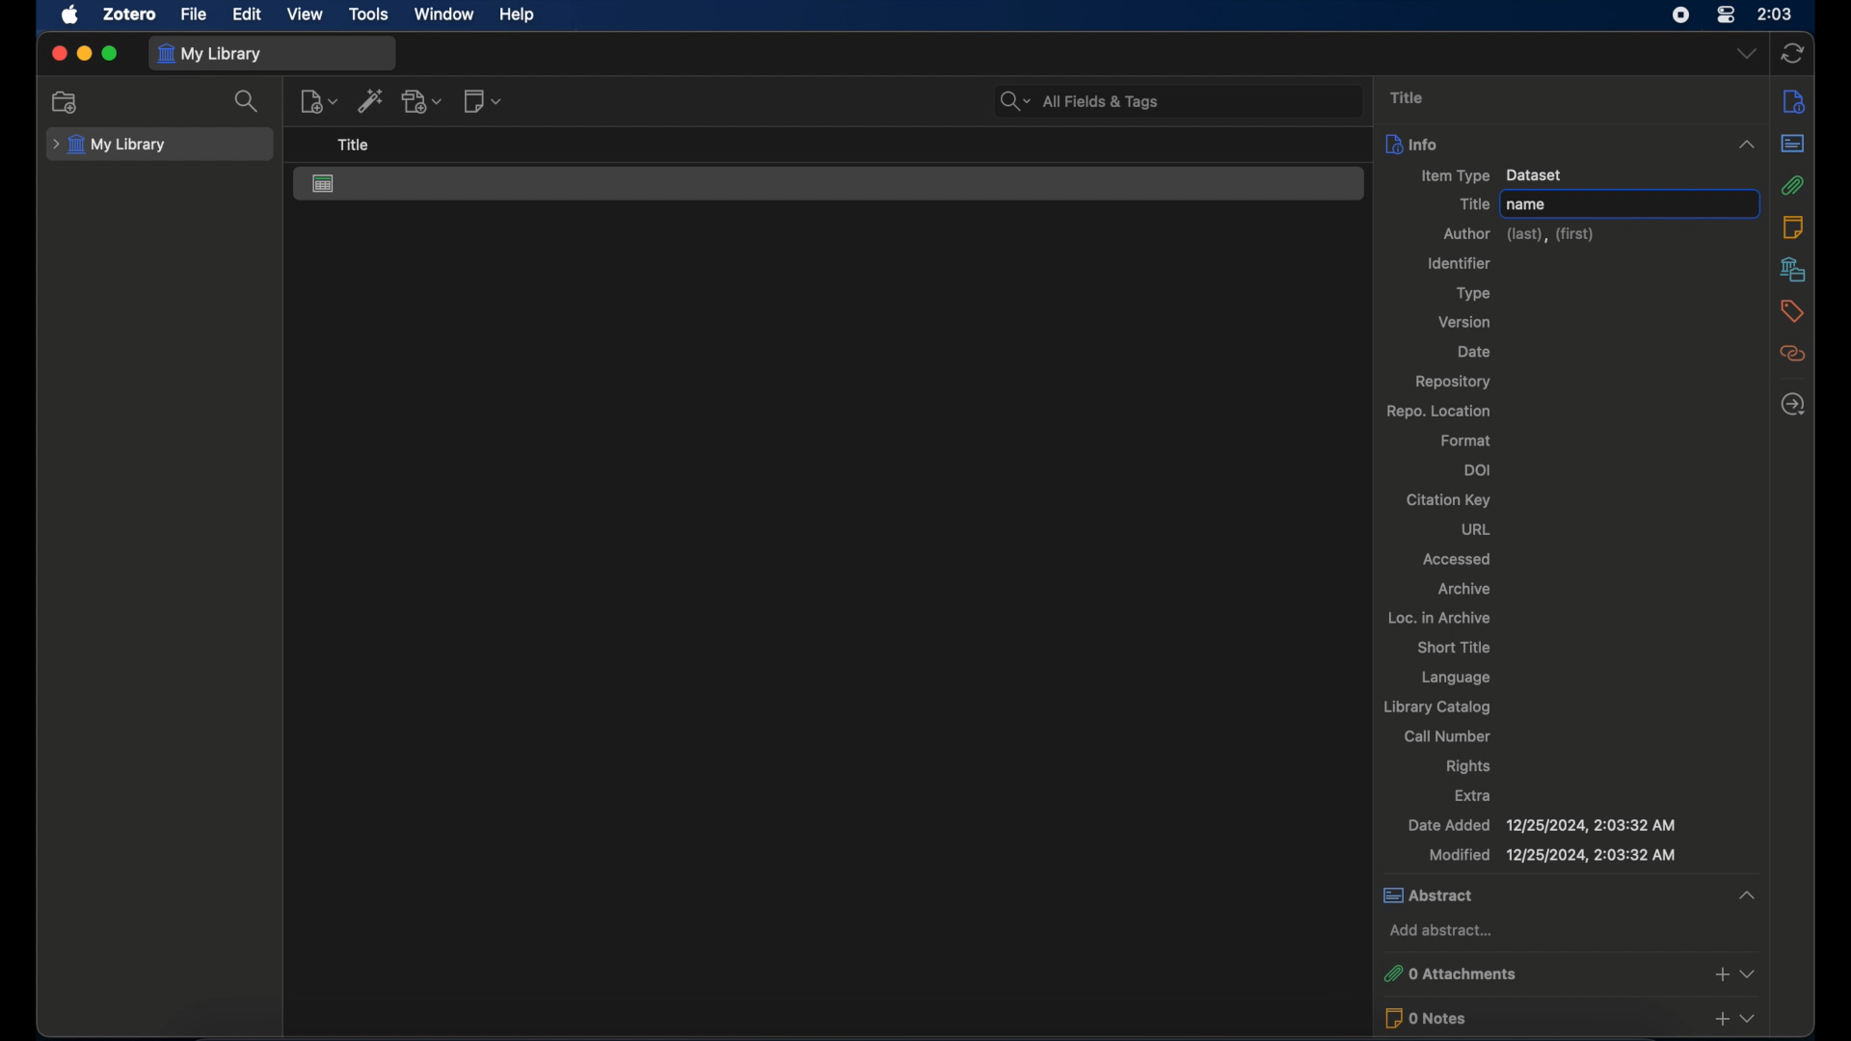  I want to click on short title, so click(1456, 647).